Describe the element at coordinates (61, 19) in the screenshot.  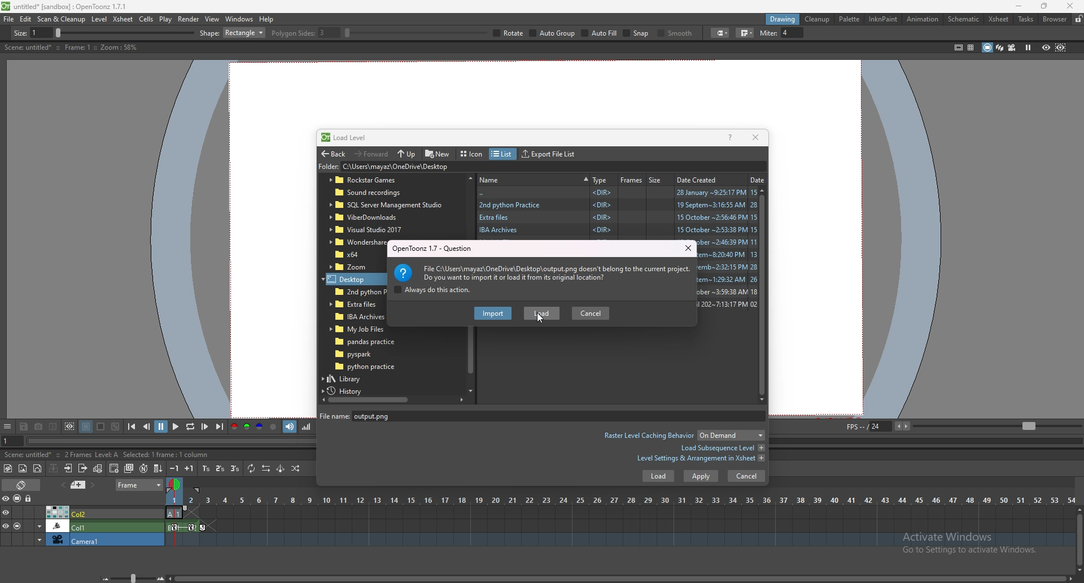
I see `scan and cleanup` at that location.